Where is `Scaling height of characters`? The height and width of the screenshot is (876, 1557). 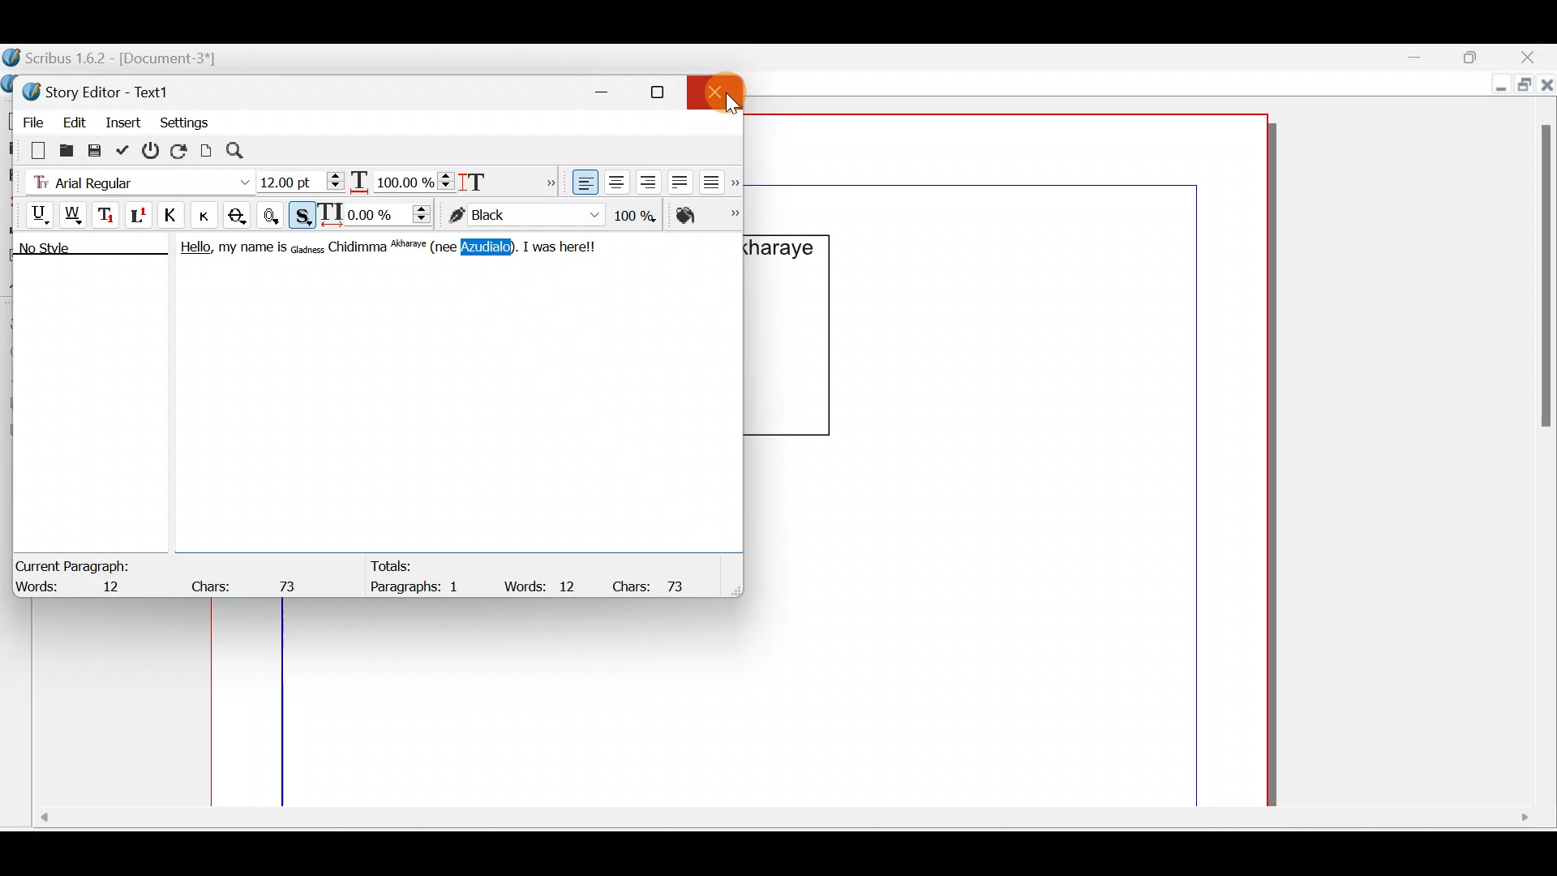 Scaling height of characters is located at coordinates (496, 177).